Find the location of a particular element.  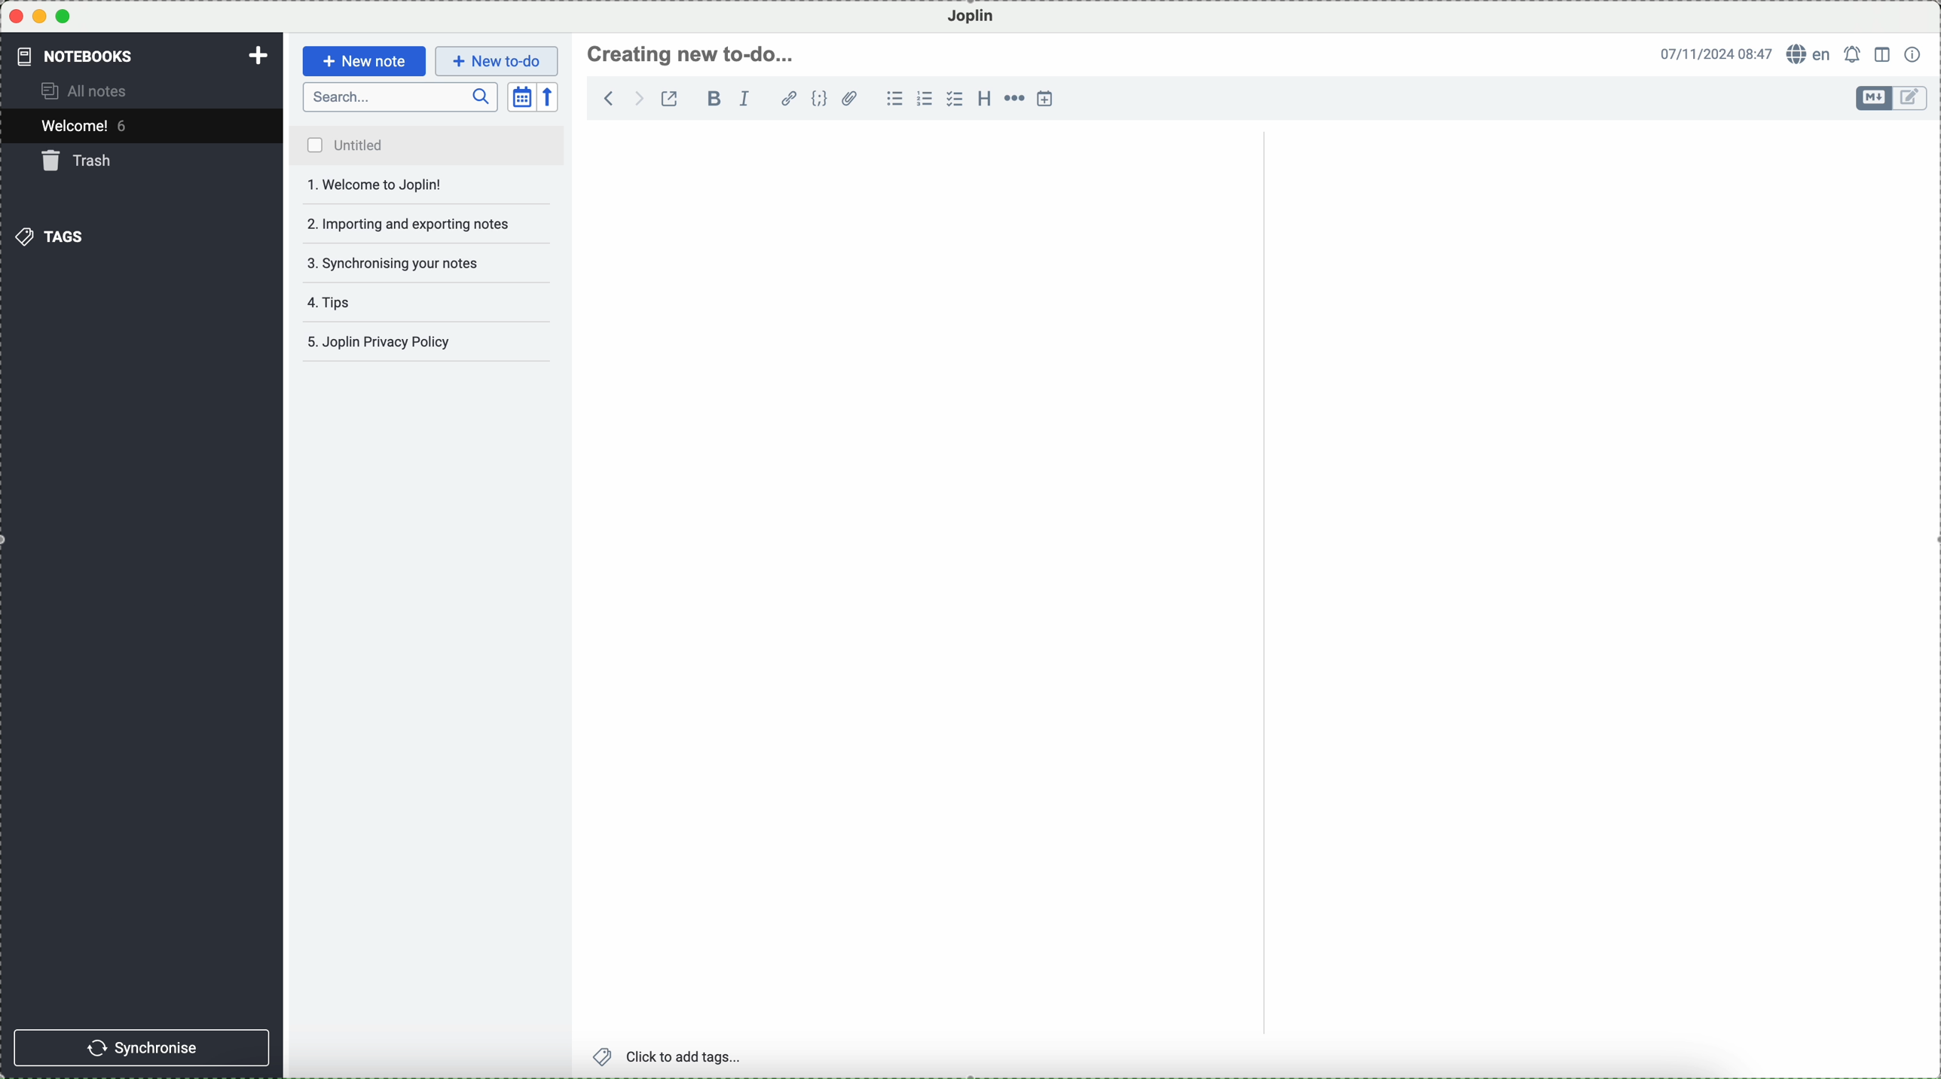

italic is located at coordinates (745, 99).